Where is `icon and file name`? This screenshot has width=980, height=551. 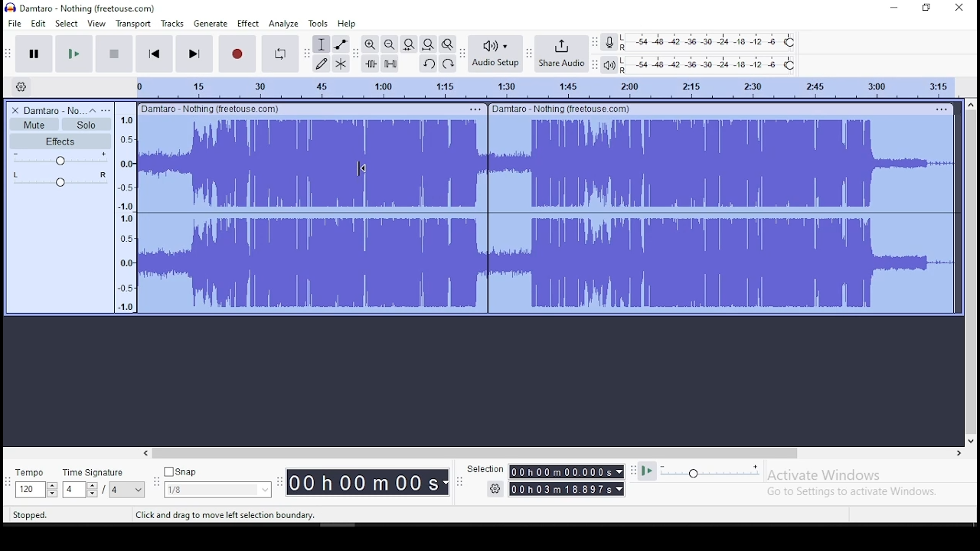 icon and file name is located at coordinates (82, 8).